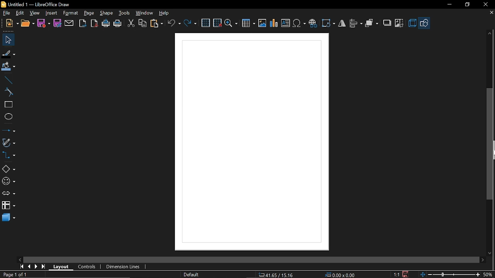  What do you see at coordinates (174, 24) in the screenshot?
I see `undo` at bounding box center [174, 24].